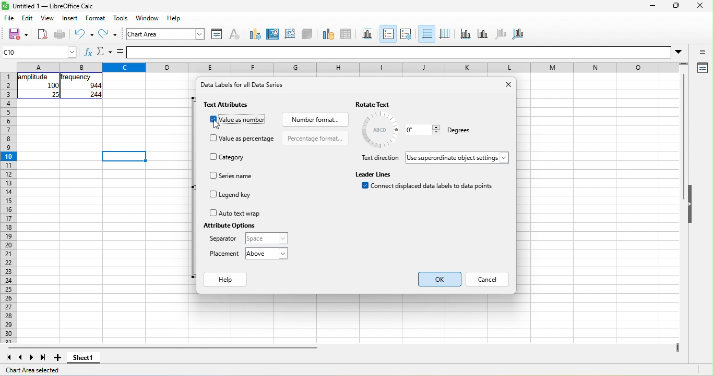 The width and height of the screenshot is (713, 376). I want to click on title, so click(369, 34).